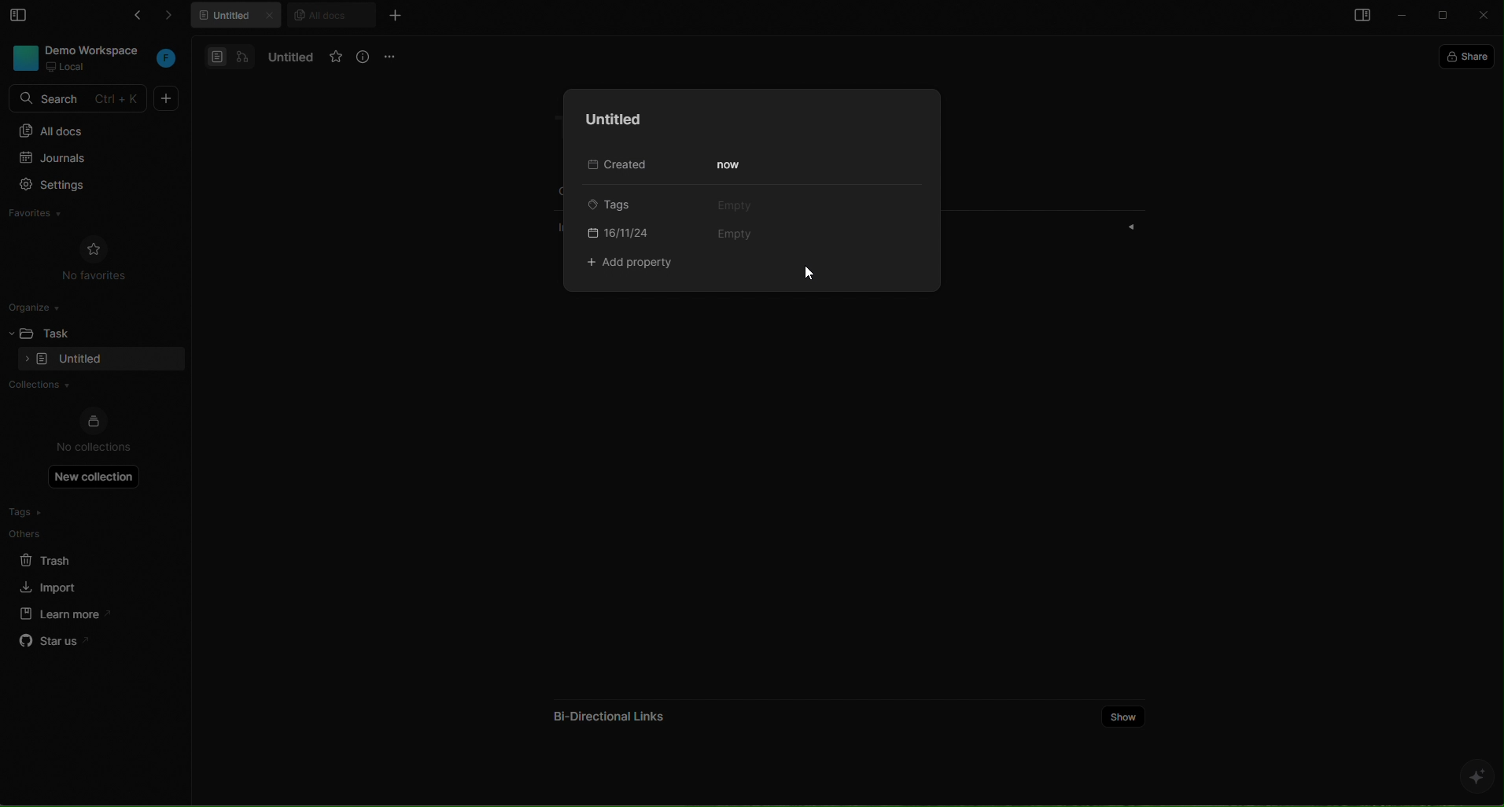  I want to click on tags, so click(617, 204).